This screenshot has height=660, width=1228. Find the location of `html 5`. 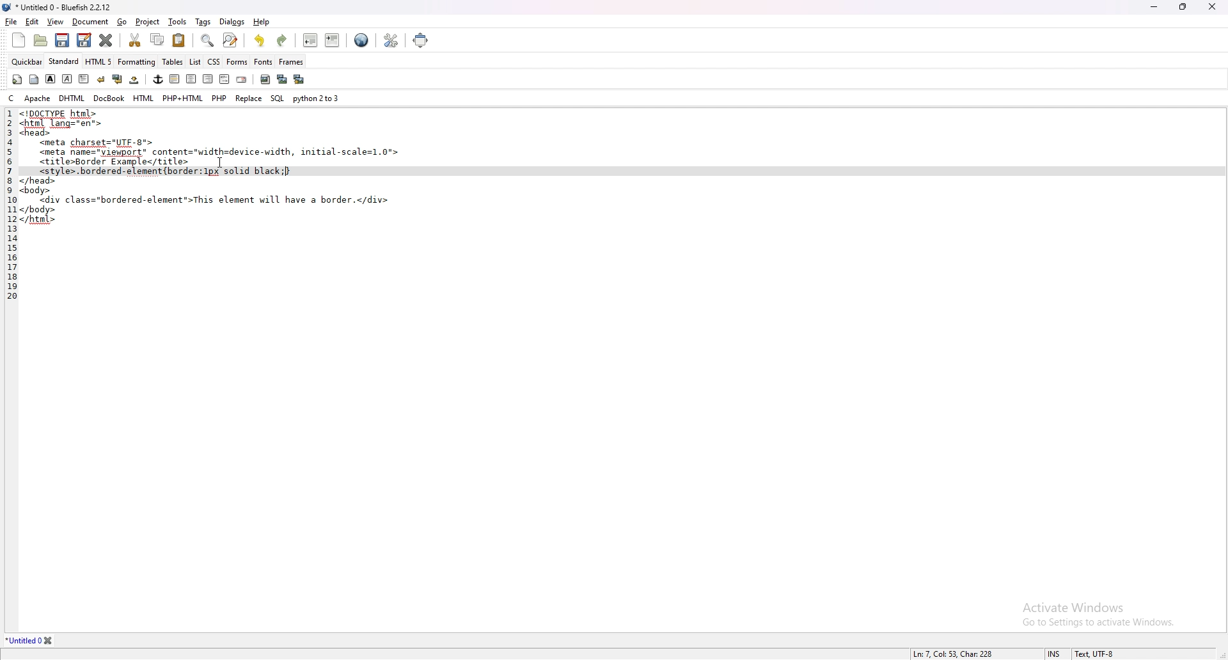

html 5 is located at coordinates (99, 61).